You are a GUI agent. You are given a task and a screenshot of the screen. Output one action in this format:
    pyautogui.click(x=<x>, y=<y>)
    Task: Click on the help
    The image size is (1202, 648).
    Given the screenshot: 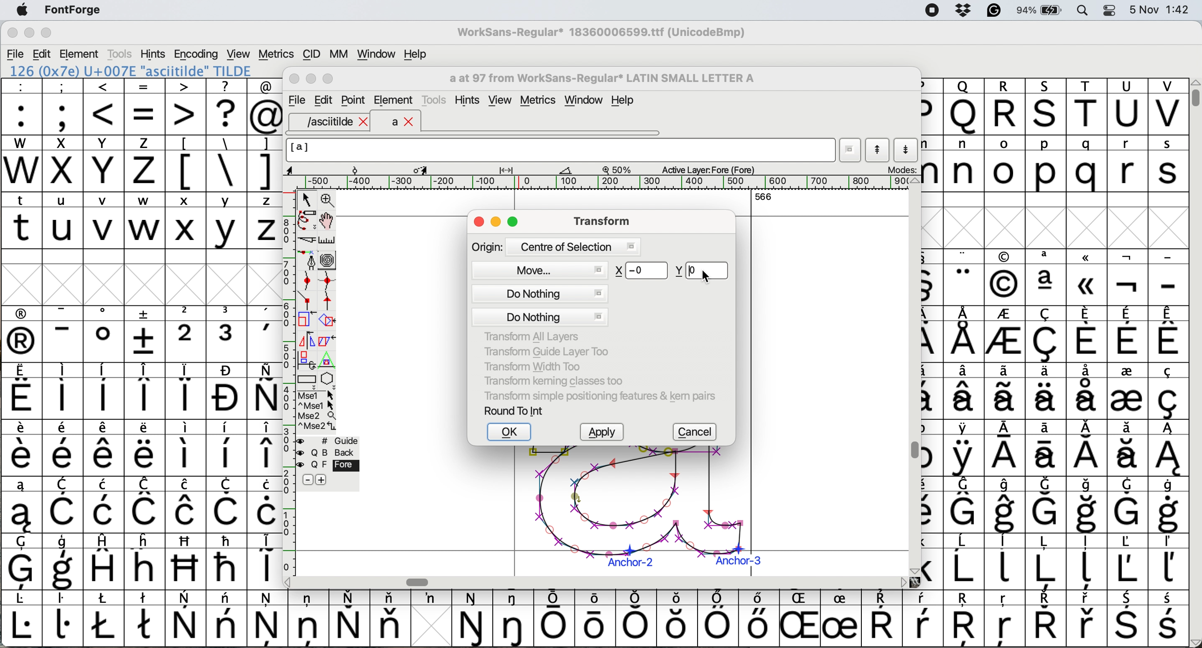 What is the action you would take?
    pyautogui.click(x=416, y=54)
    